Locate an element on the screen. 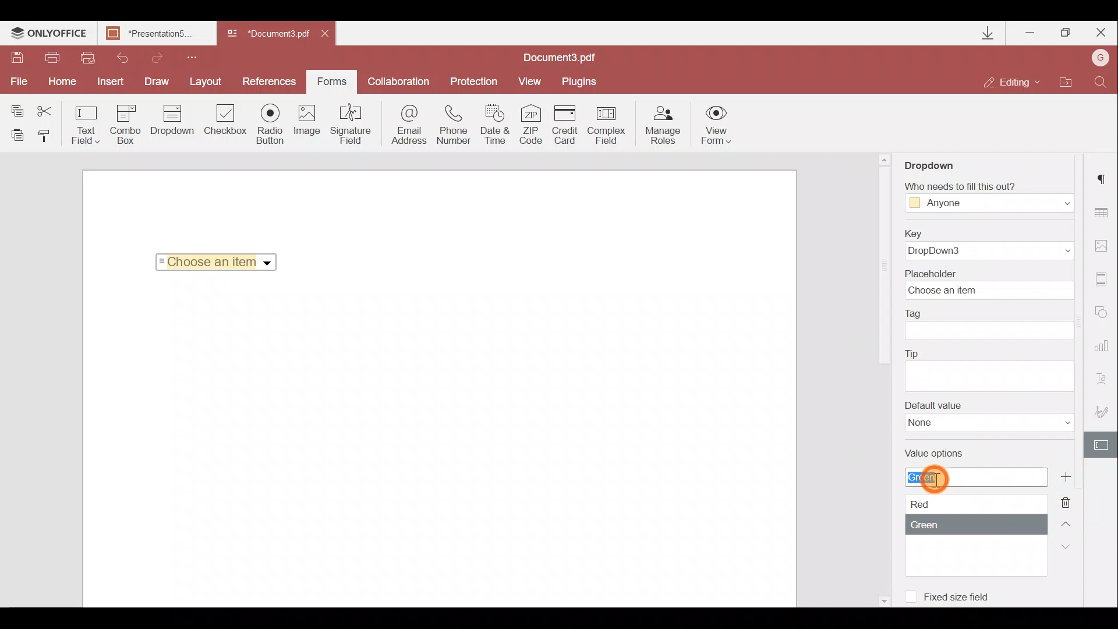 Image resolution: width=1118 pixels, height=629 pixels. Headers & footers settings is located at coordinates (1105, 280).